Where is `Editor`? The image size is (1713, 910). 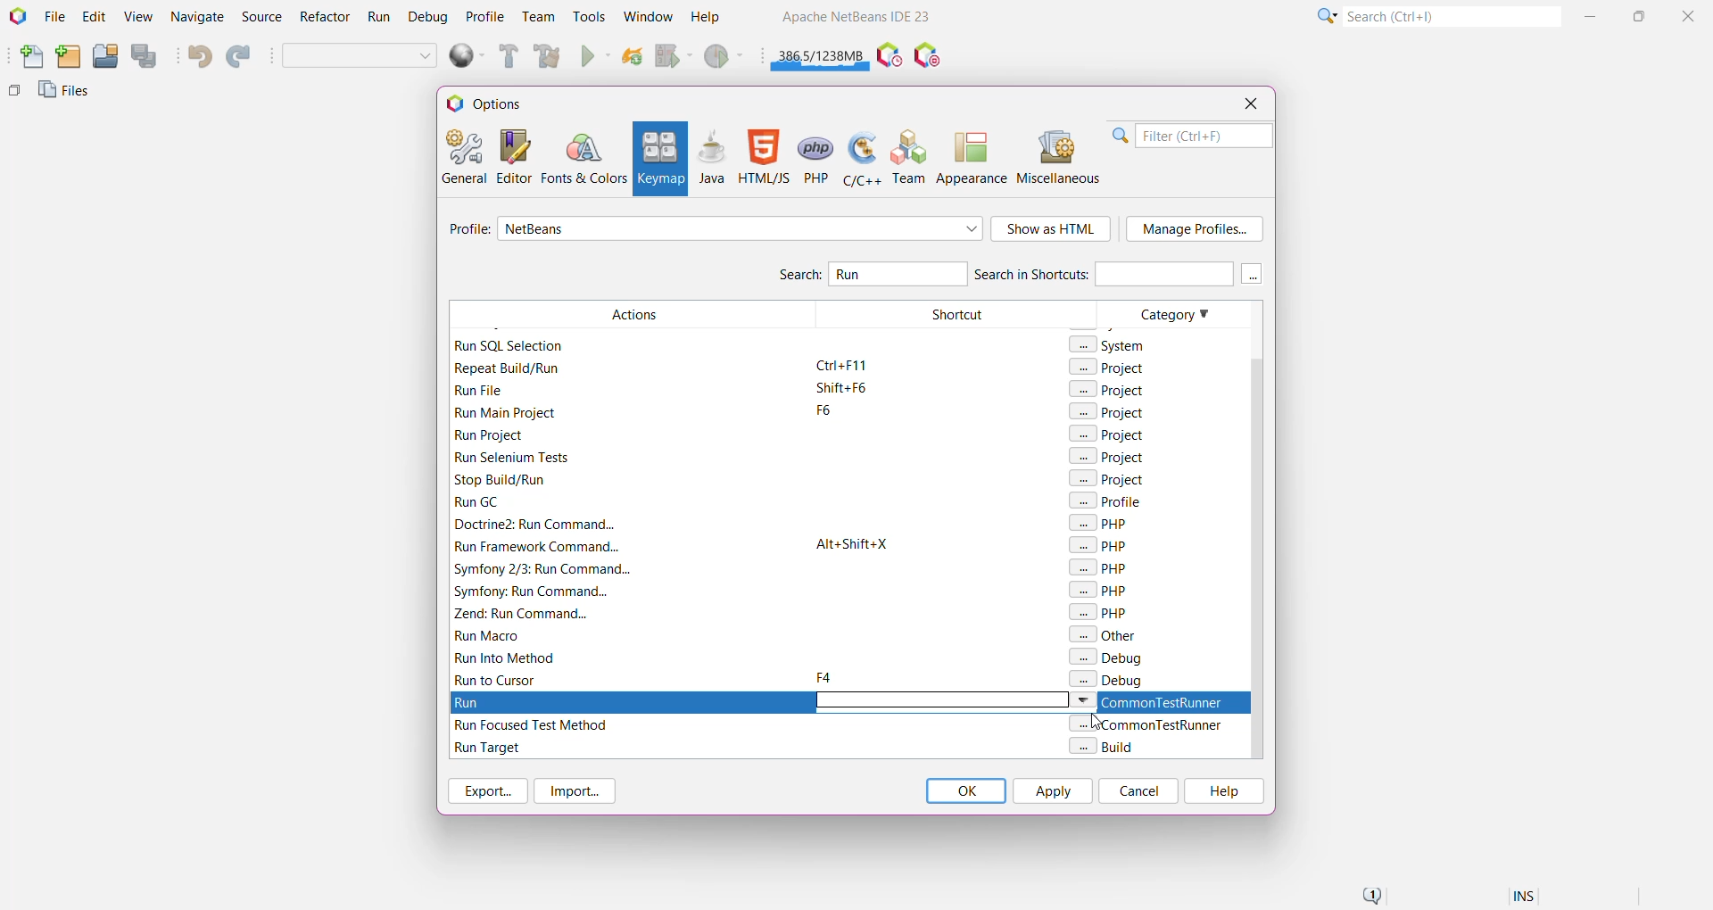 Editor is located at coordinates (510, 156).